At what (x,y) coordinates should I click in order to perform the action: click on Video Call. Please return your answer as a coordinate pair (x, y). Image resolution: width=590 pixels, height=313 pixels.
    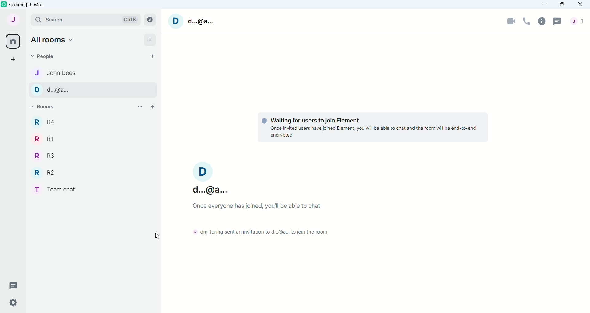
    Looking at the image, I should click on (510, 21).